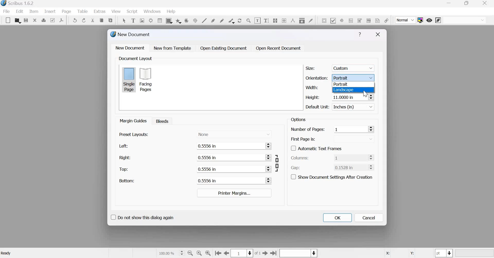  What do you see at coordinates (313, 97) in the screenshot?
I see `Height:` at bounding box center [313, 97].